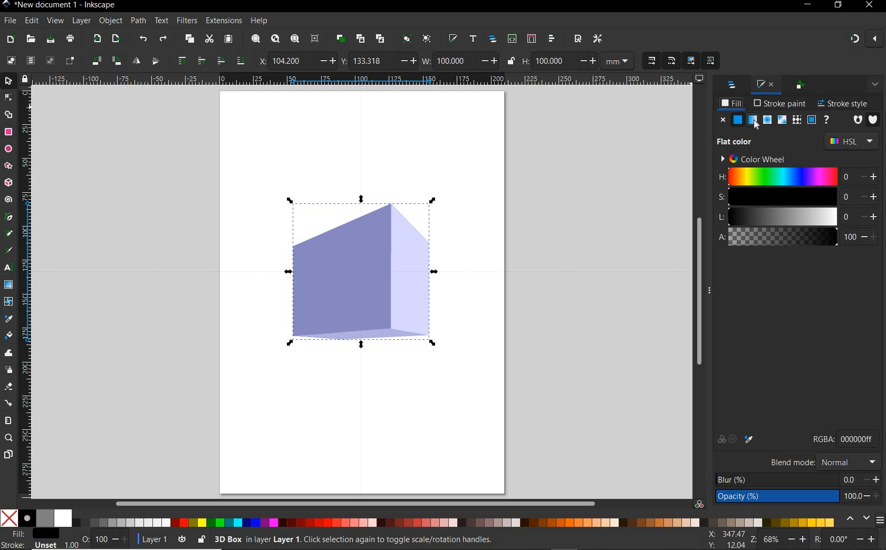 The width and height of the screenshot is (886, 550). What do you see at coordinates (874, 118) in the screenshot?
I see `FILL IS SOLID` at bounding box center [874, 118].